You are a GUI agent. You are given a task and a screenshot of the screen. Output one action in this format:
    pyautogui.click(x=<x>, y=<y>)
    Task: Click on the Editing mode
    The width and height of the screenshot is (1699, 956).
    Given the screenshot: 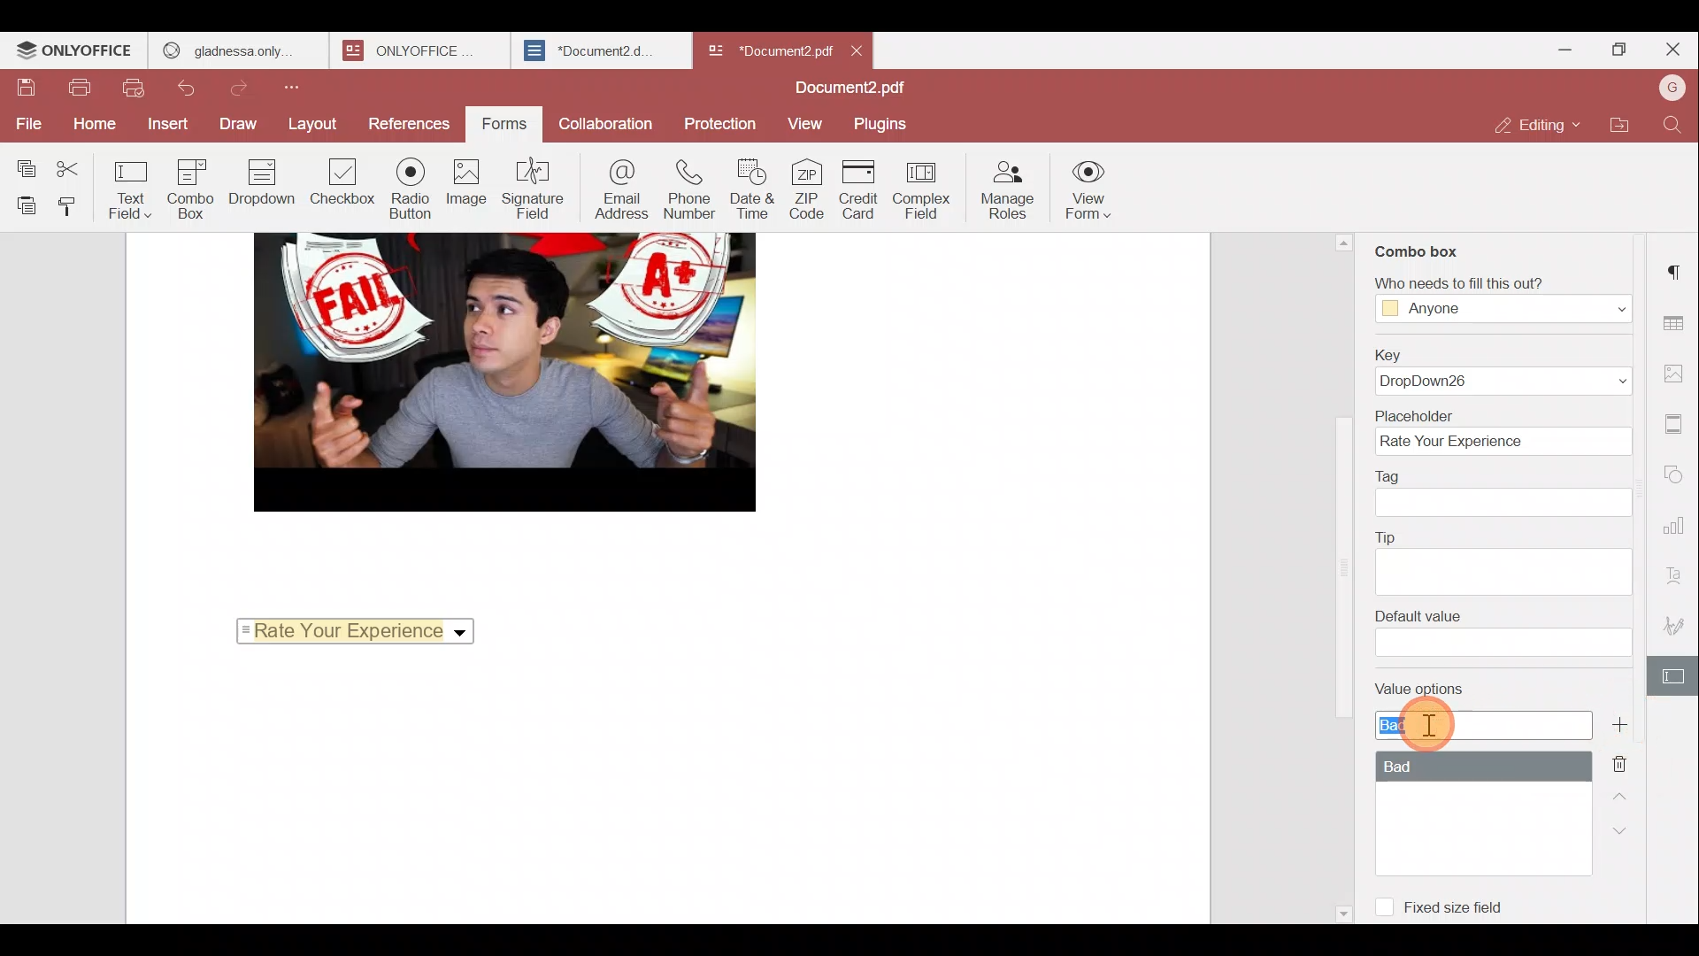 What is the action you would take?
    pyautogui.click(x=1535, y=127)
    